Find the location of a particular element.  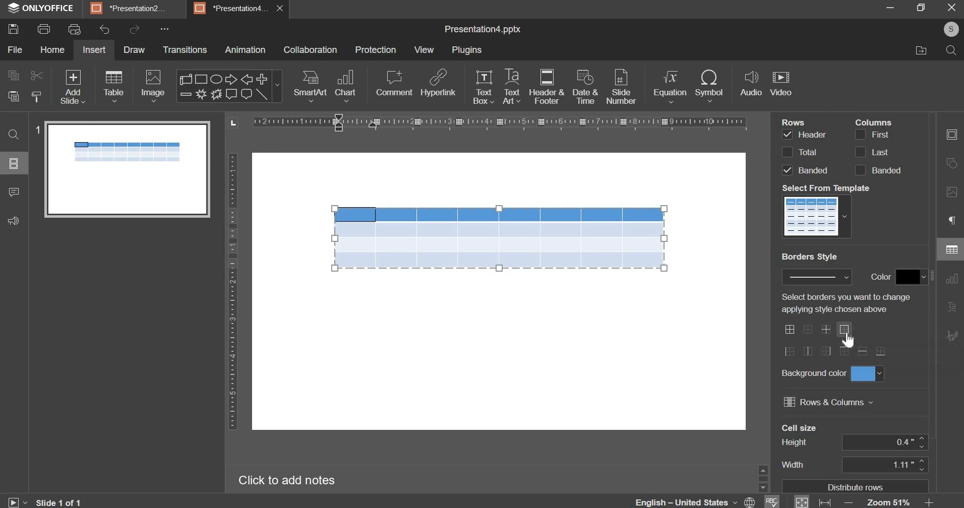

animation is located at coordinates (246, 49).